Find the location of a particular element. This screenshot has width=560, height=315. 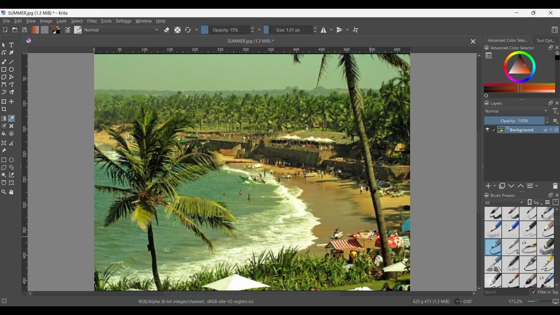

Opacity: 15% is located at coordinates (225, 30).